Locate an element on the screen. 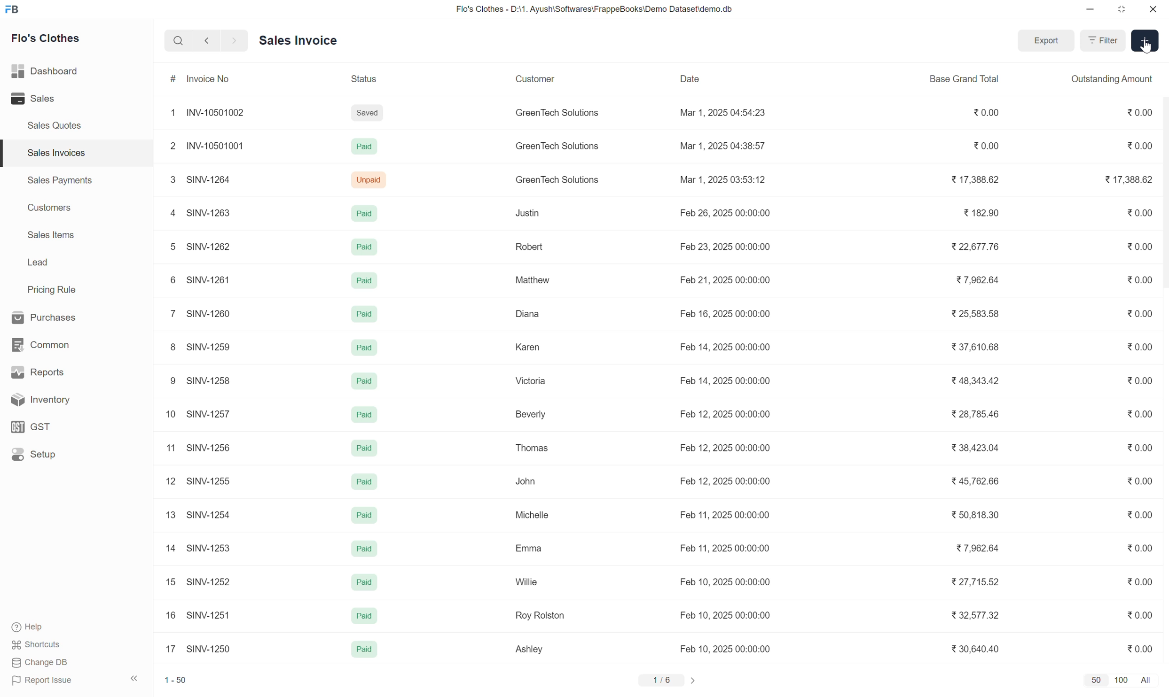 This screenshot has height=697, width=1169. Feb 12, 2025 00:00:00 is located at coordinates (729, 417).